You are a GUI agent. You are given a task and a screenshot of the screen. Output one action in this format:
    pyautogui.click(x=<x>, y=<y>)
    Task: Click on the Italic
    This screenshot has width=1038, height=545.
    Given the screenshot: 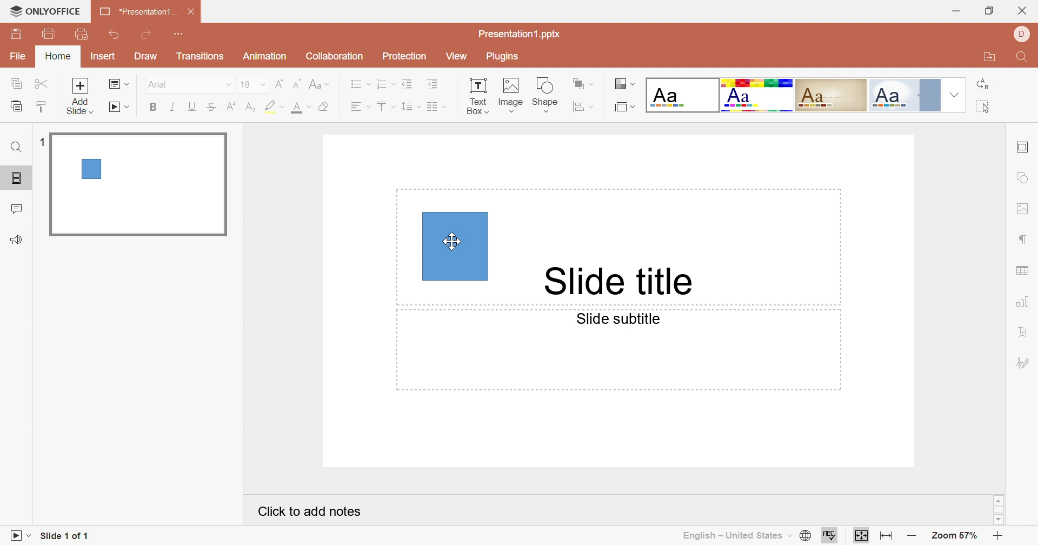 What is the action you would take?
    pyautogui.click(x=173, y=107)
    